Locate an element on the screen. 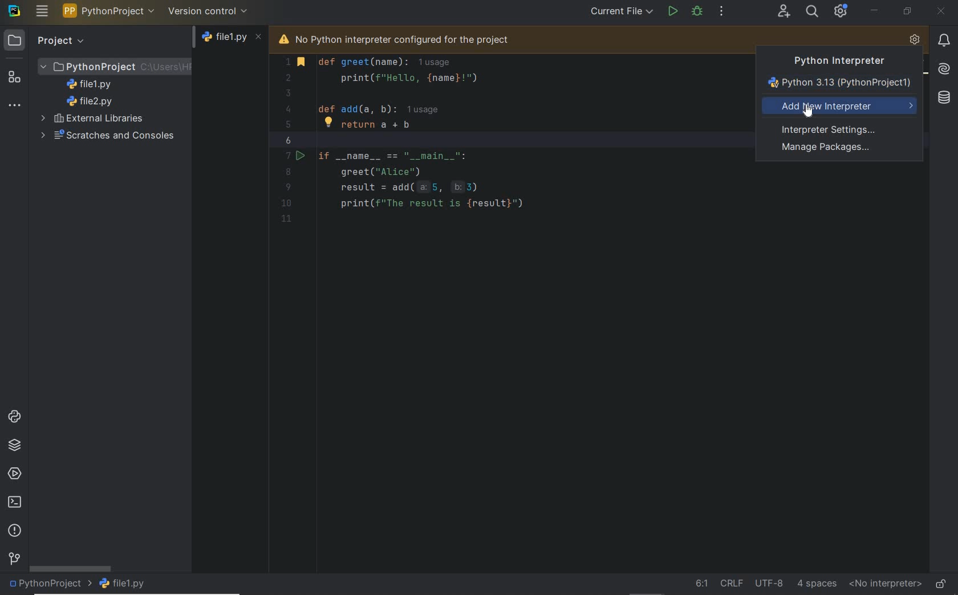 The height and width of the screenshot is (595, 958). python packages is located at coordinates (15, 445).